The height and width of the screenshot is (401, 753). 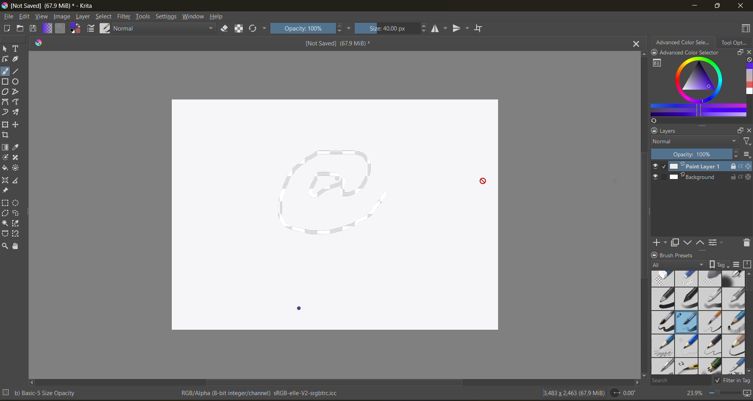 I want to click on selected, so click(x=664, y=166).